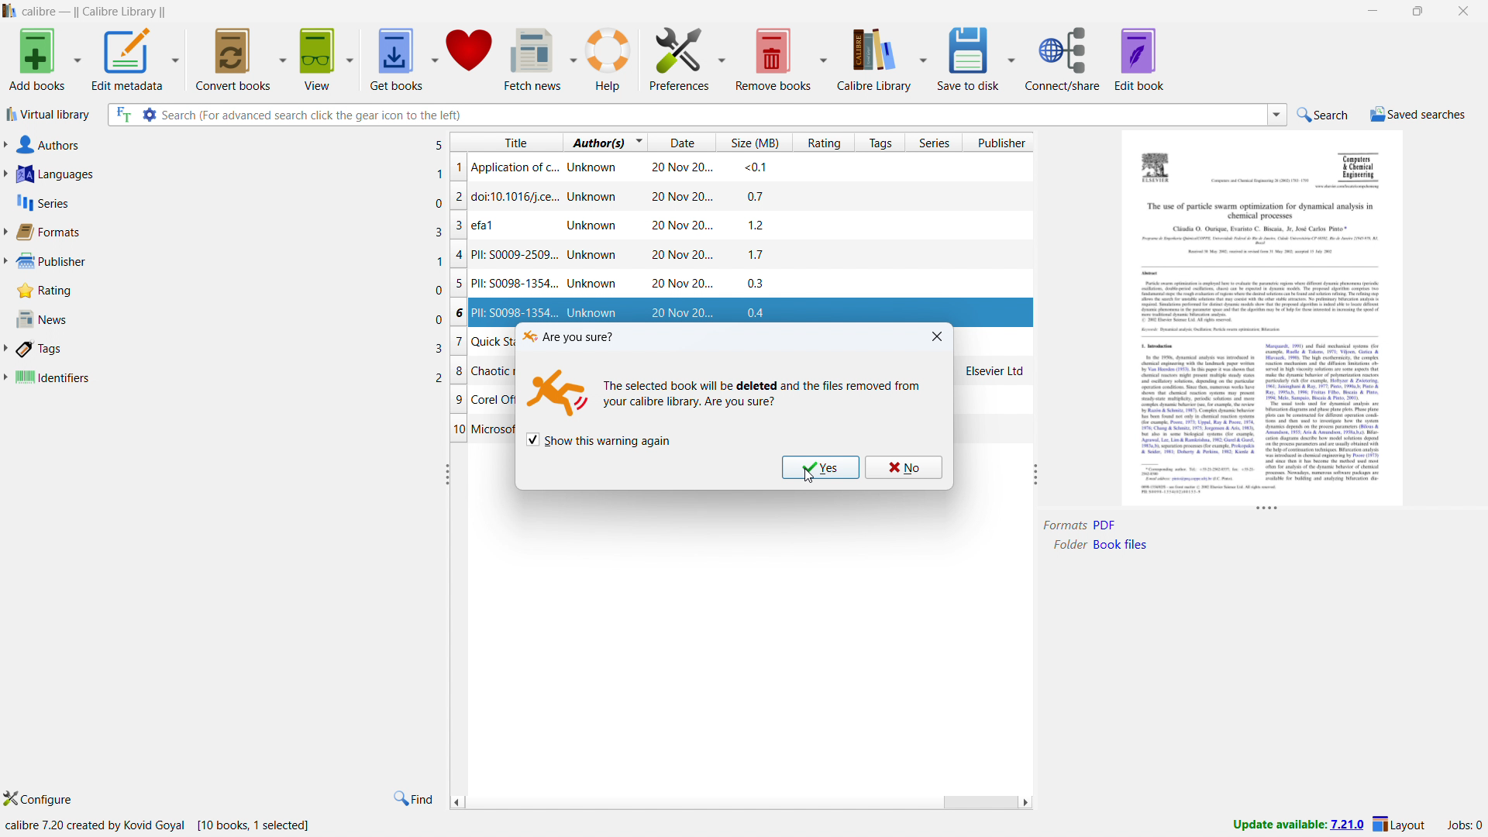 The image size is (1488, 837). I want to click on efa1, so click(747, 227).